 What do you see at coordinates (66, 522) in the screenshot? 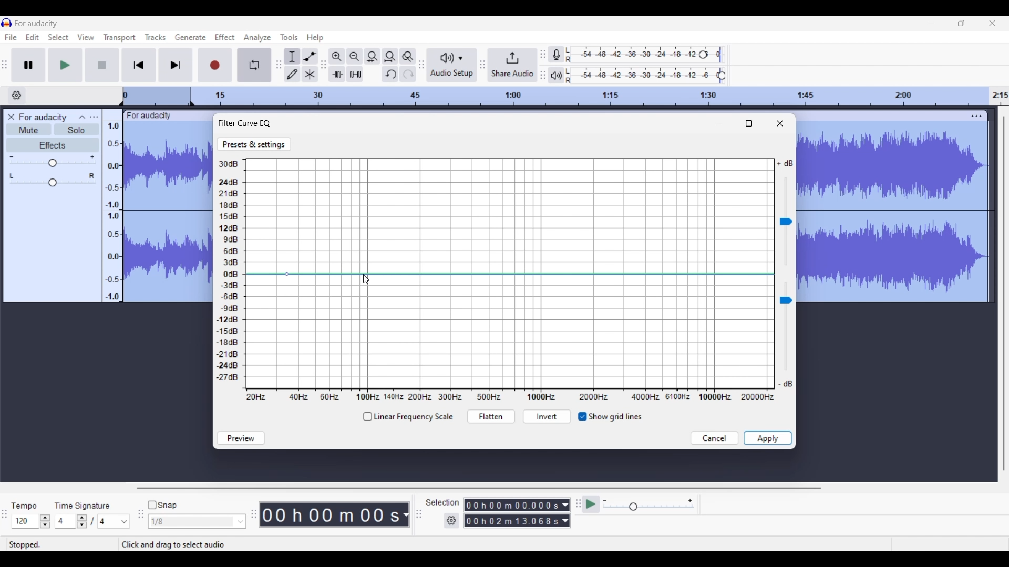
I see `Type in time signature` at bounding box center [66, 522].